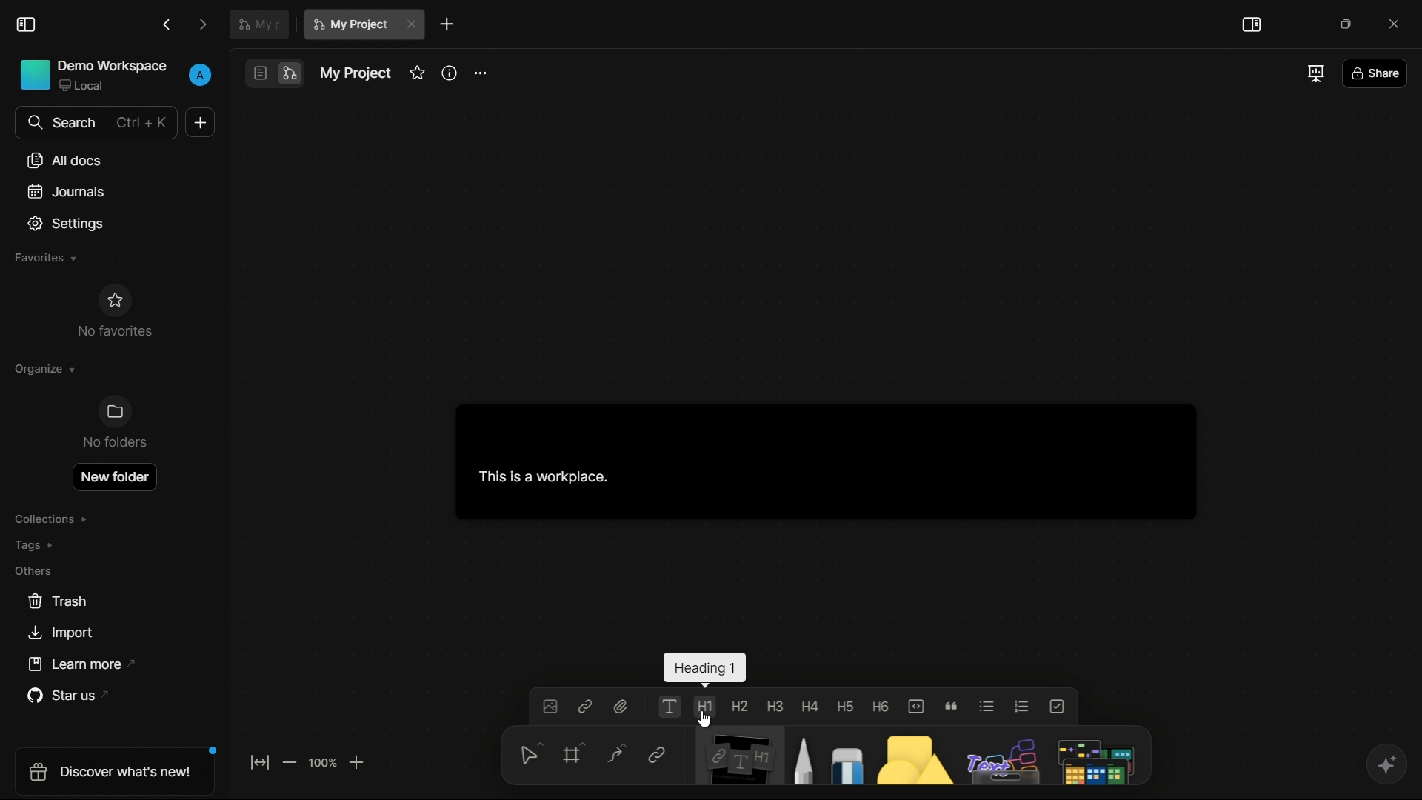  What do you see at coordinates (706, 670) in the screenshot?
I see `heading 1 pop up` at bounding box center [706, 670].